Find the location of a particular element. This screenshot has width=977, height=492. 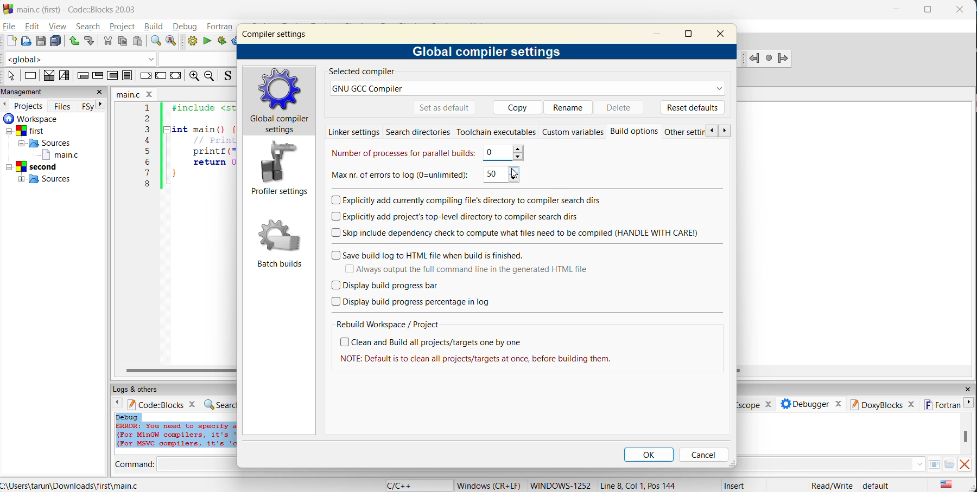

files is located at coordinates (65, 106).